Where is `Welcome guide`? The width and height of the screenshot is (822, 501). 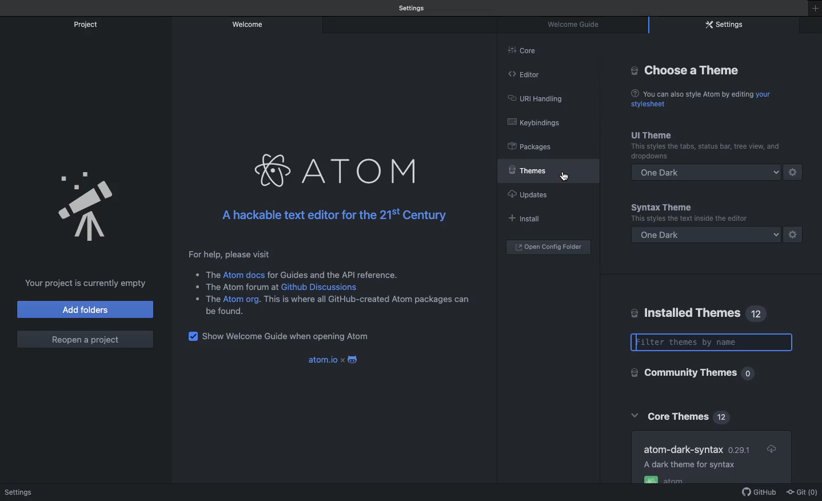
Welcome guide is located at coordinates (413, 7).